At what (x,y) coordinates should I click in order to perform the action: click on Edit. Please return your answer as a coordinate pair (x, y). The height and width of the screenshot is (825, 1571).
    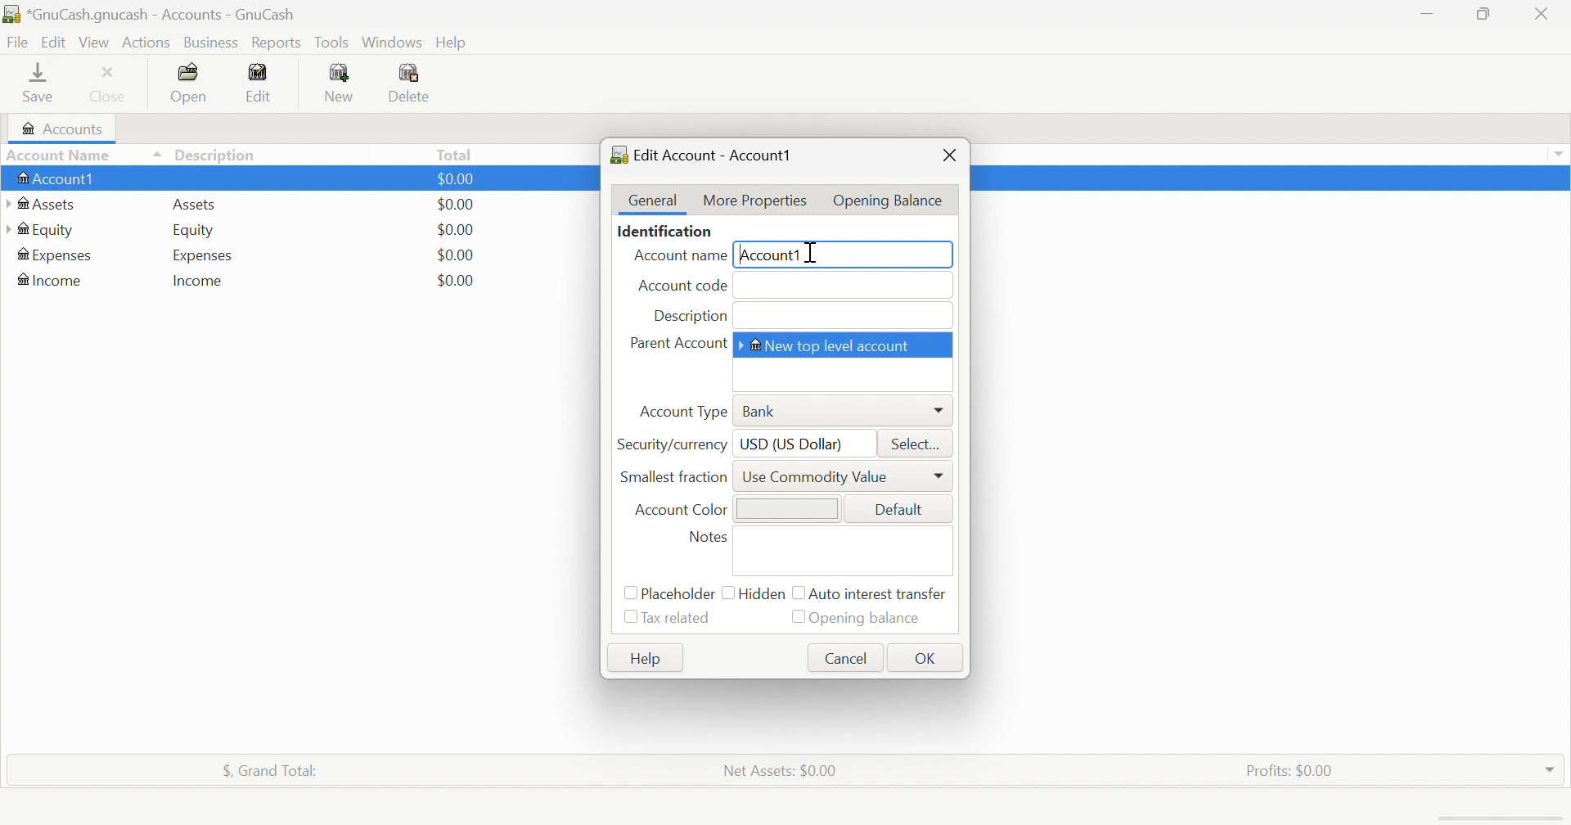
    Looking at the image, I should click on (264, 83).